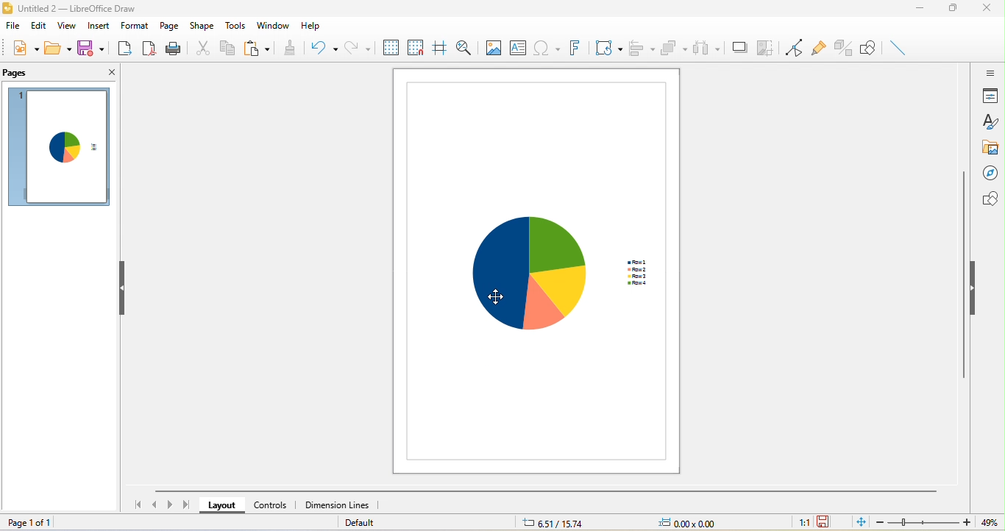 Image resolution: width=1005 pixels, height=531 pixels. I want to click on gluepoint functions, so click(820, 48).